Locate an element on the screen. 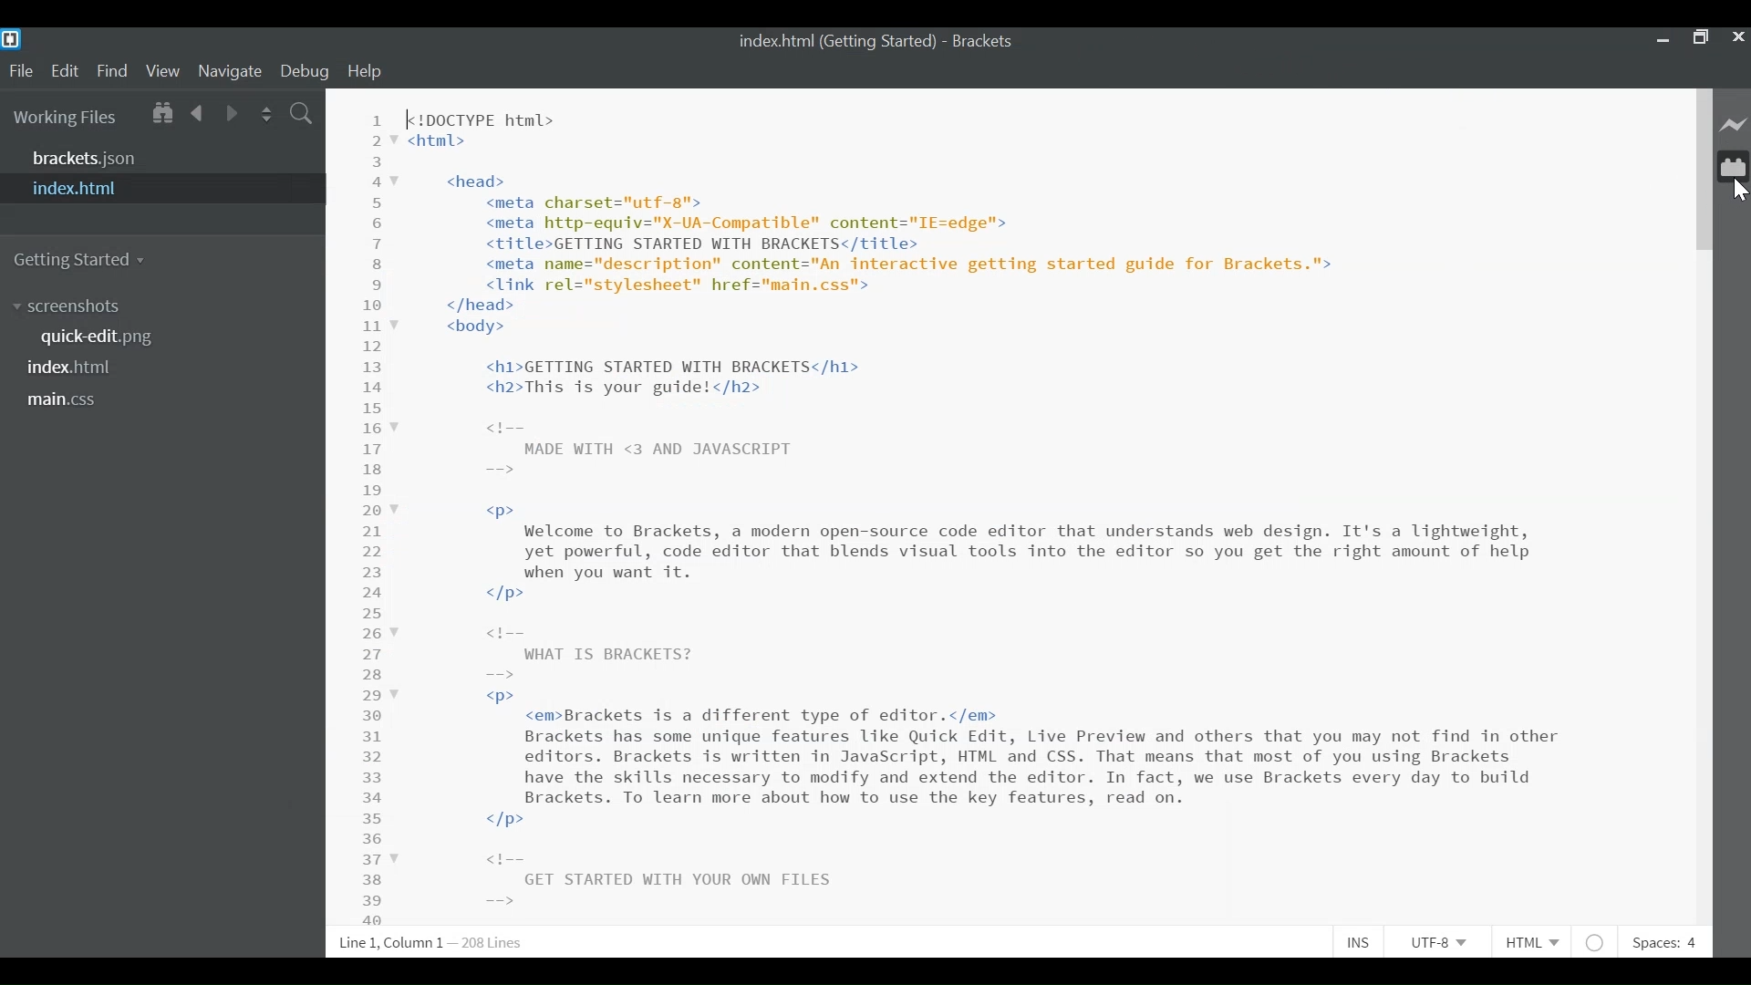  Spaces is located at coordinates (1665, 940).